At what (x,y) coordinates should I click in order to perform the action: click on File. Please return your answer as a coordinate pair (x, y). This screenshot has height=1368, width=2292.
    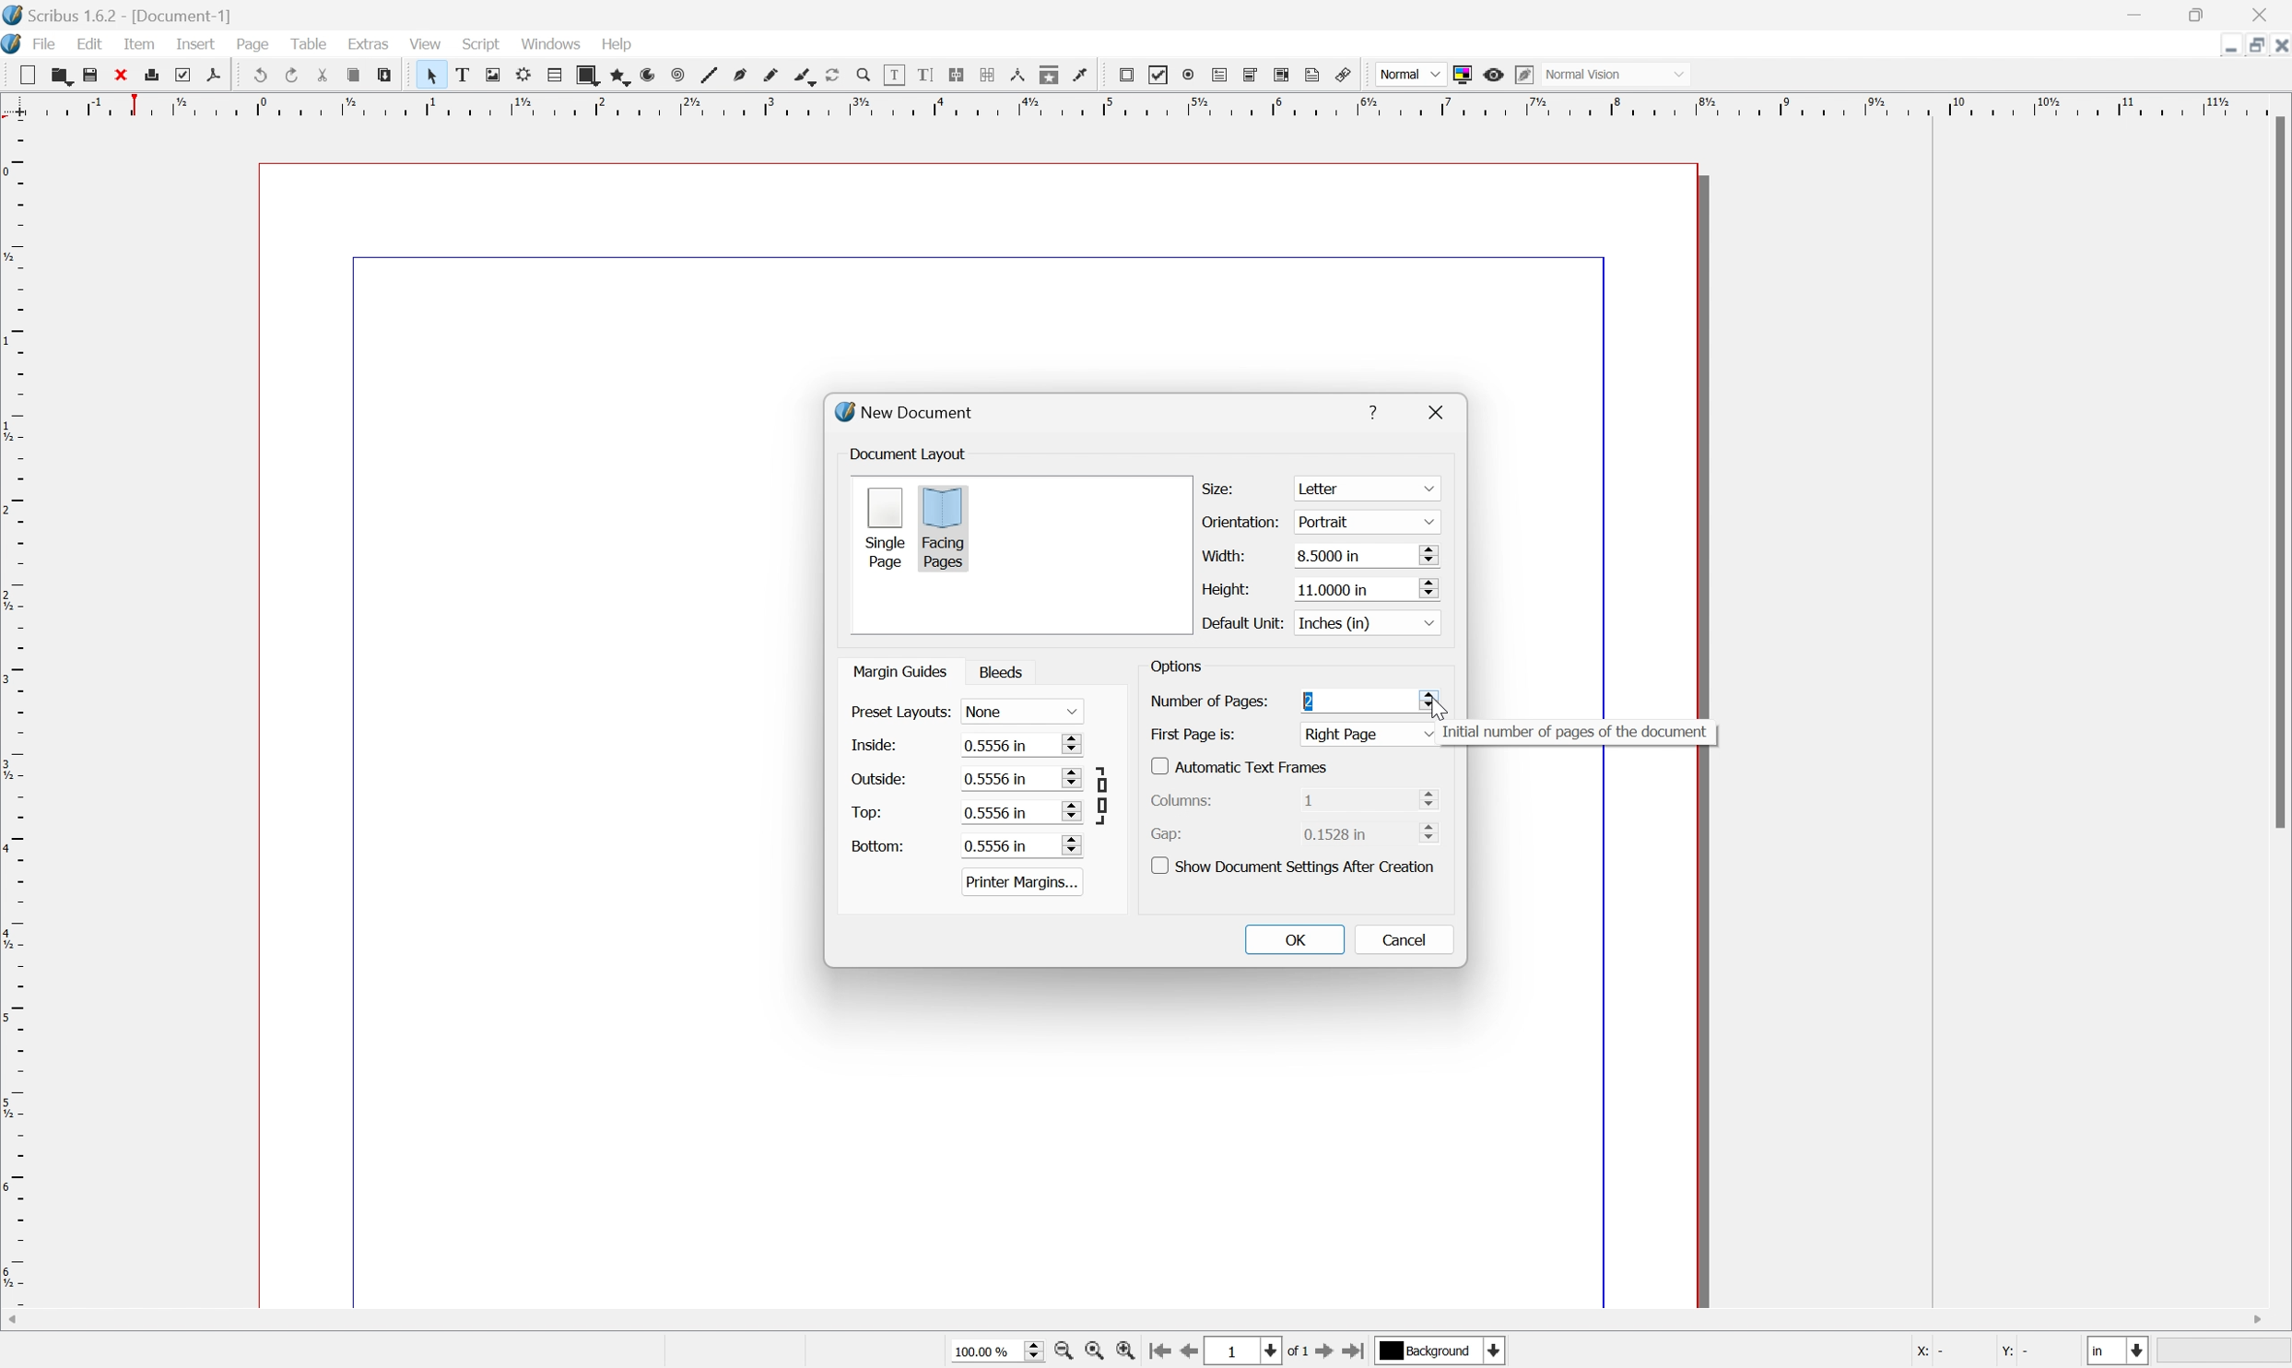
    Looking at the image, I should click on (47, 45).